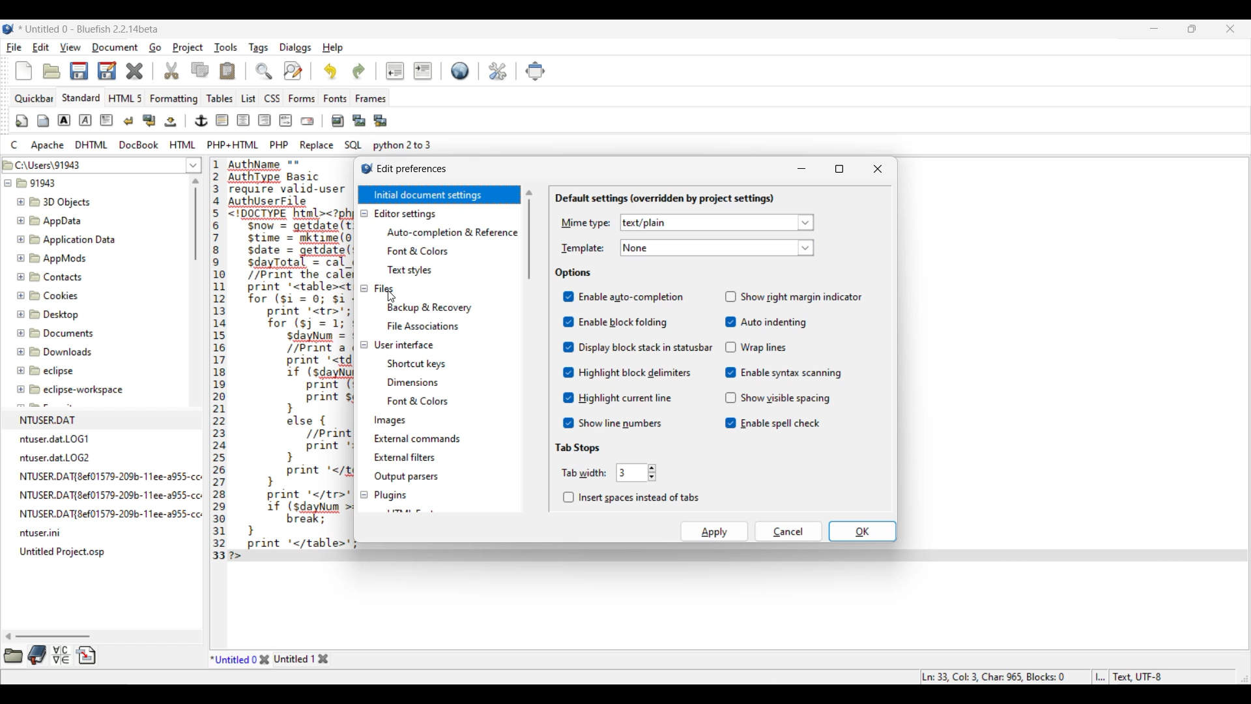  Describe the element at coordinates (731, 360) in the screenshot. I see `Indicates toggle on/off` at that location.